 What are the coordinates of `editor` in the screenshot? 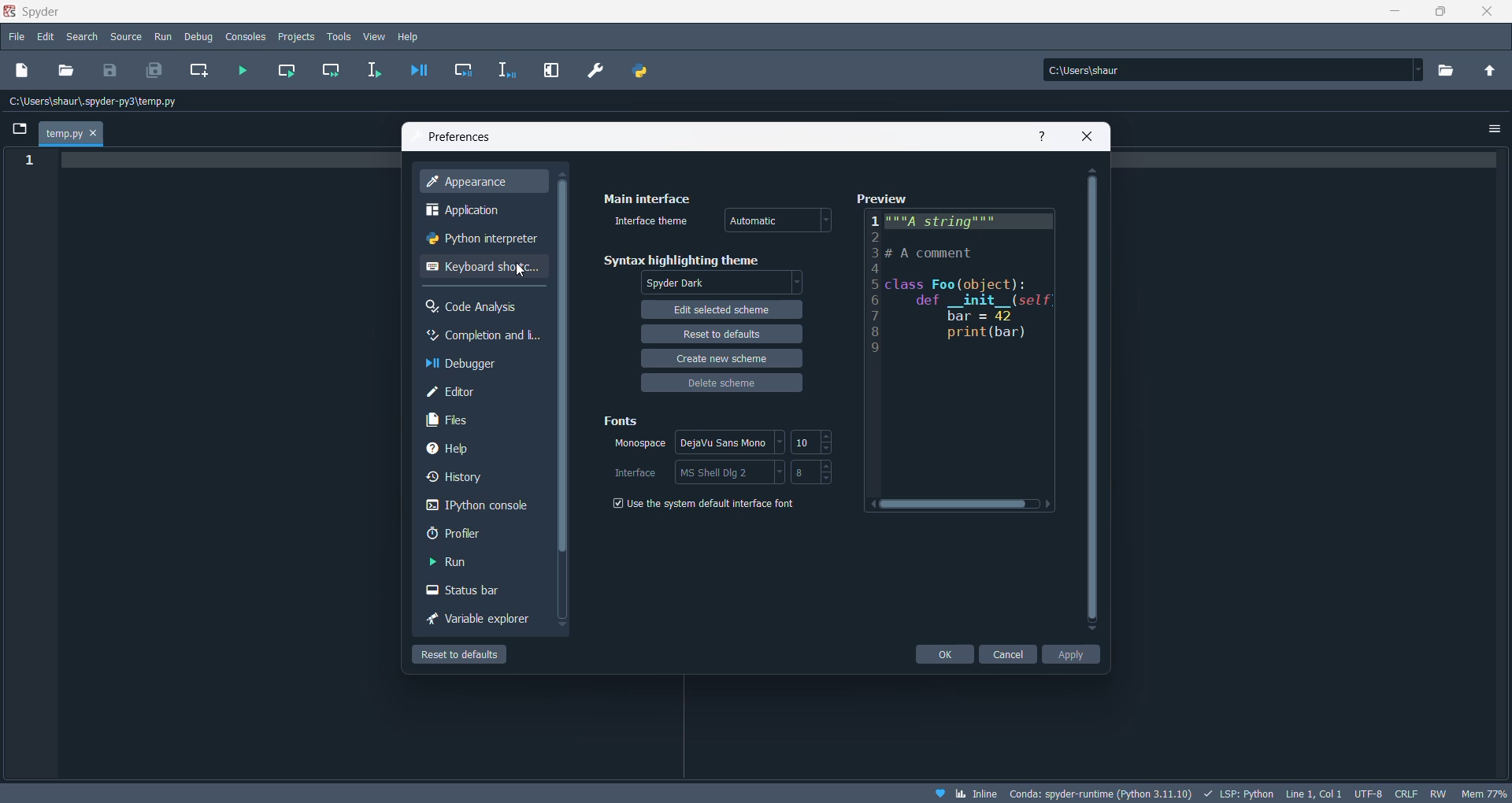 It's located at (479, 394).